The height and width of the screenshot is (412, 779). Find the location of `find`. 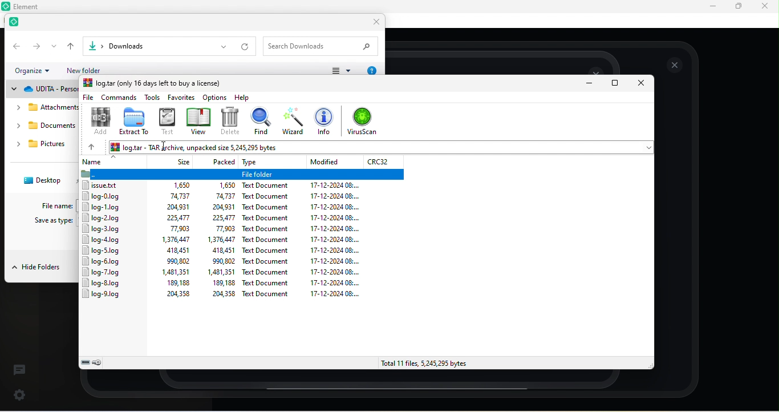

find is located at coordinates (258, 122).